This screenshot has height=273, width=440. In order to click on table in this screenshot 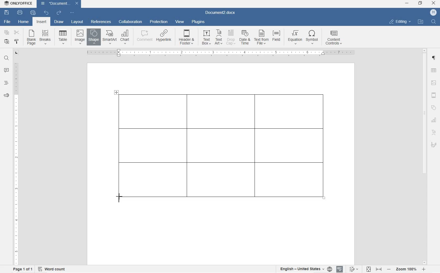, I will do `click(224, 143)`.